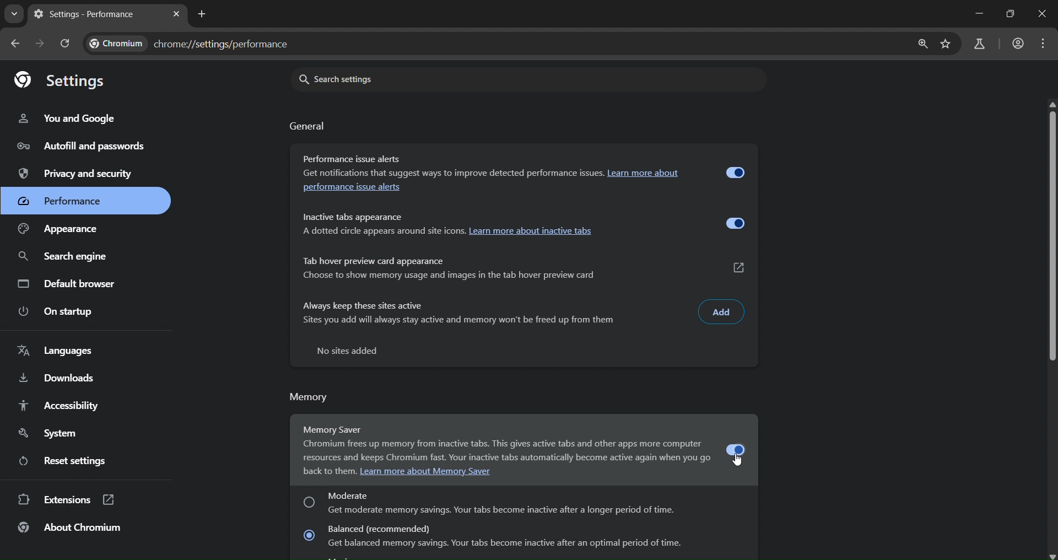 Image resolution: width=1058 pixels, height=560 pixels. Describe the element at coordinates (374, 261) in the screenshot. I see `tab hover preview card appearance` at that location.